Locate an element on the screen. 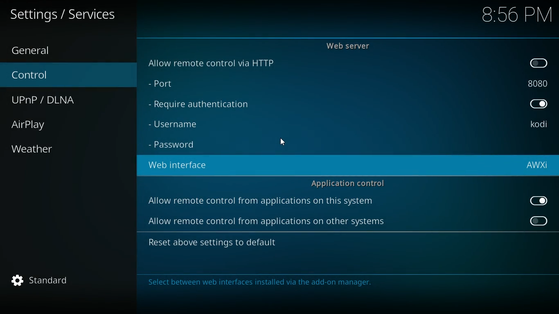  off is located at coordinates (540, 63).